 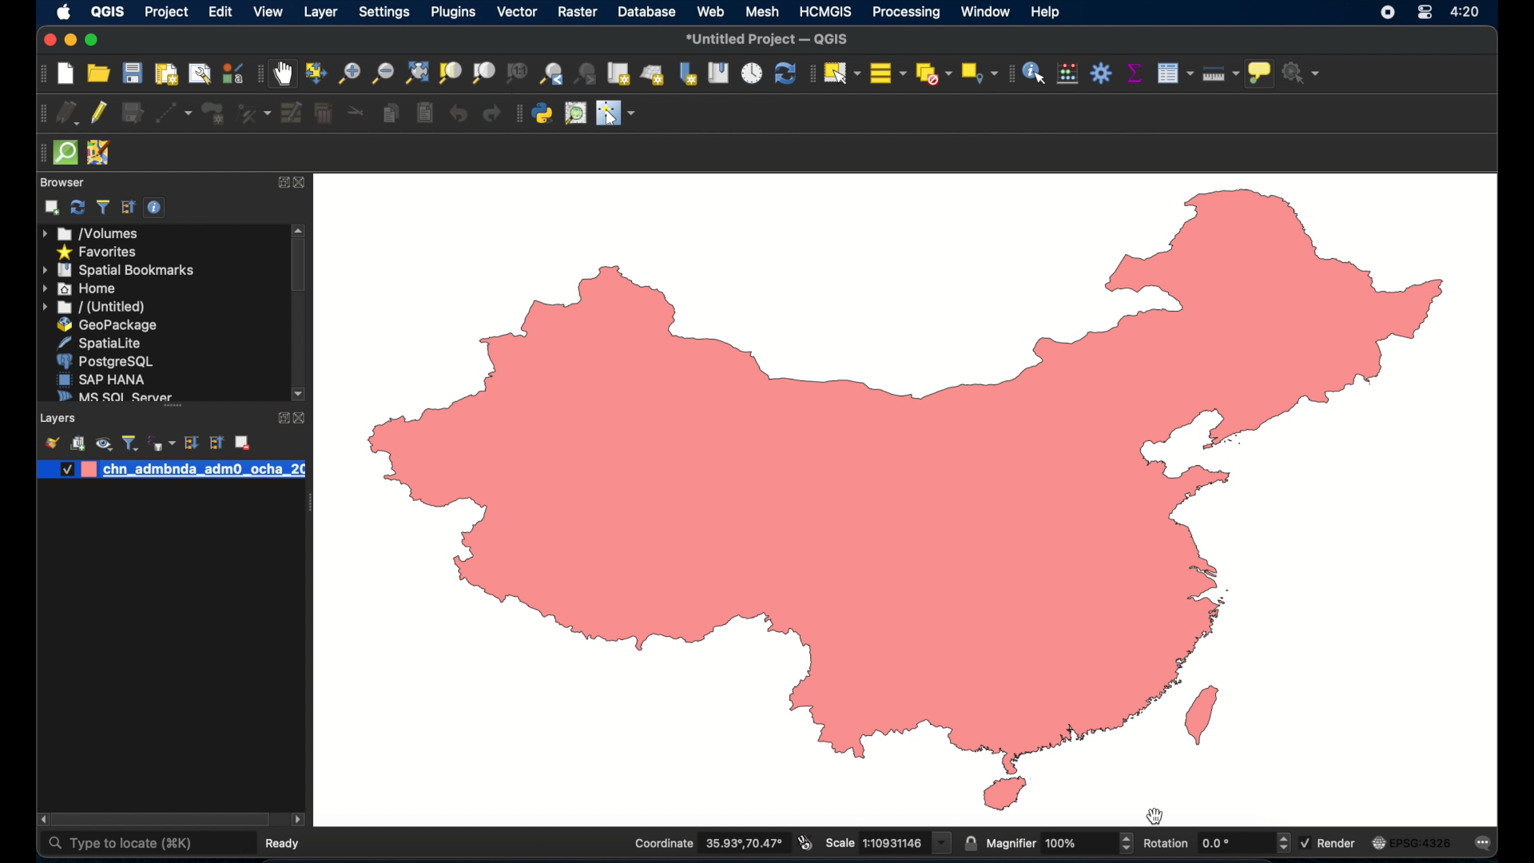 I want to click on QGIS, so click(x=107, y=14).